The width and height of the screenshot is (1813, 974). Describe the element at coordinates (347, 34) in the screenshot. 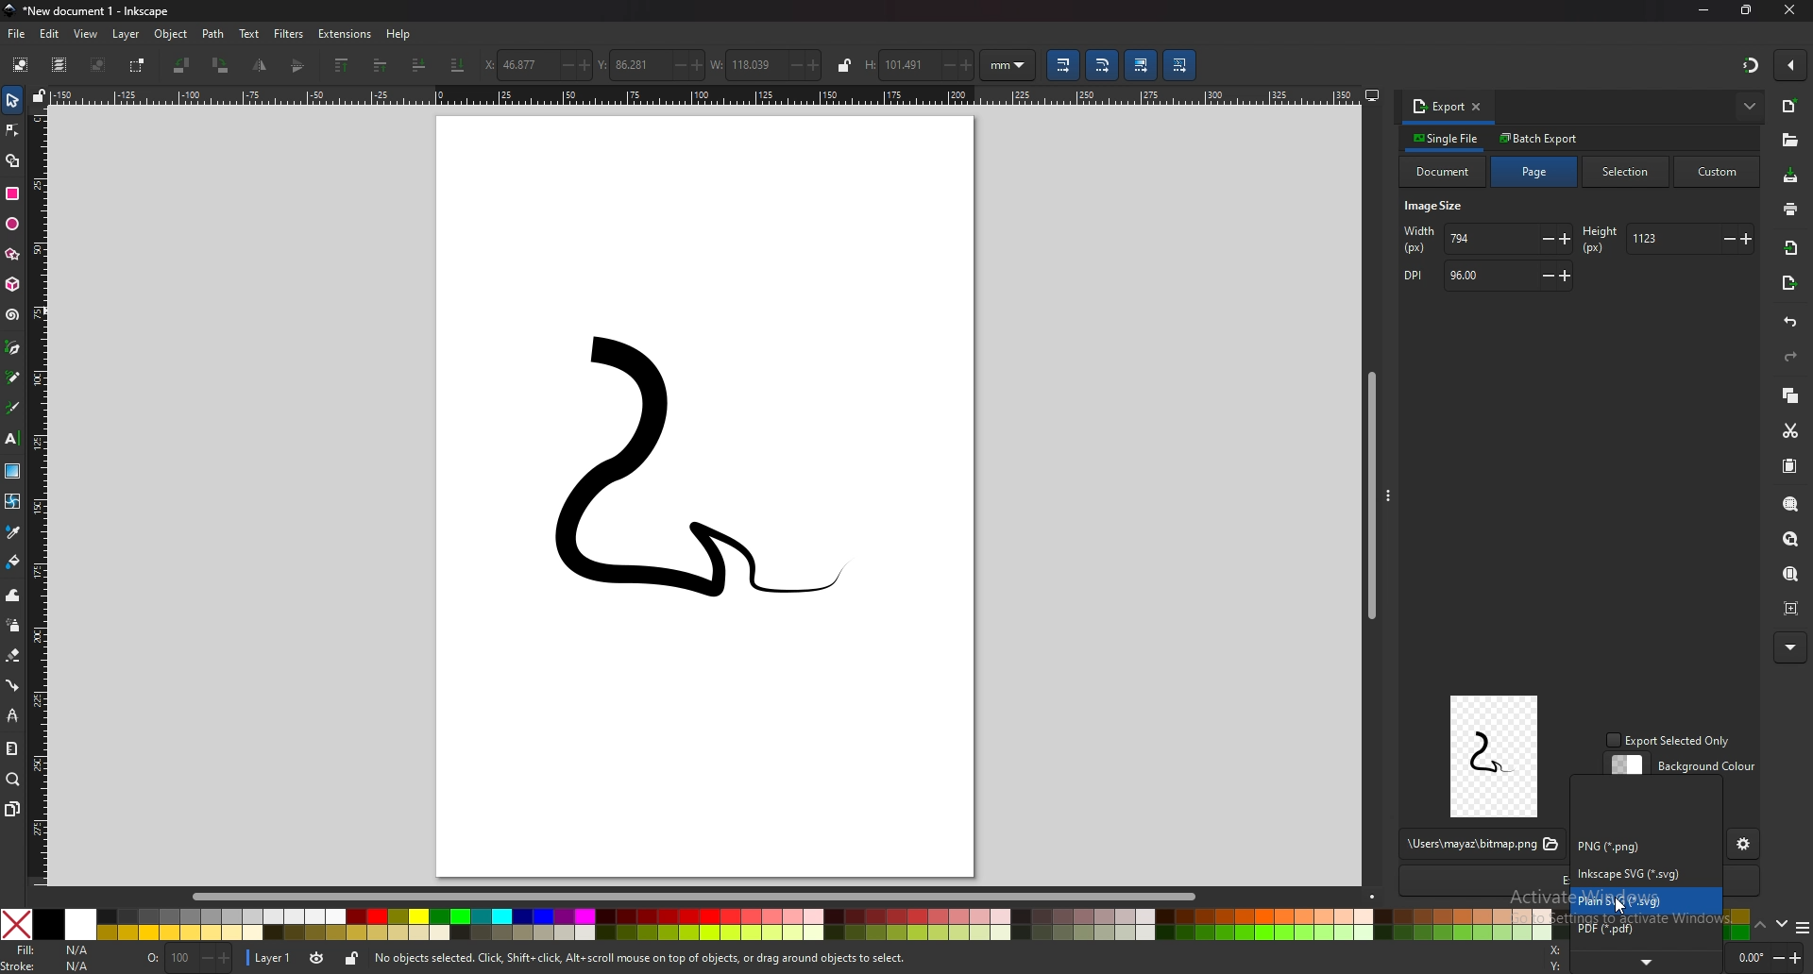

I see `extensions` at that location.